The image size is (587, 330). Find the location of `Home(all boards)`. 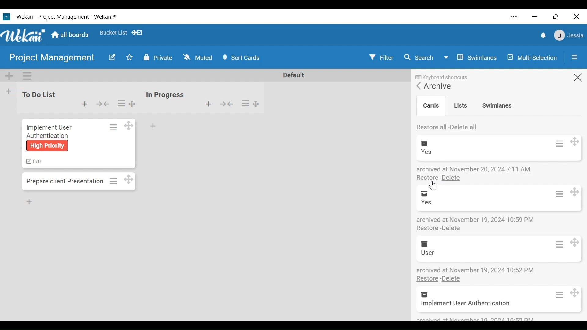

Home(all boards) is located at coordinates (71, 33).